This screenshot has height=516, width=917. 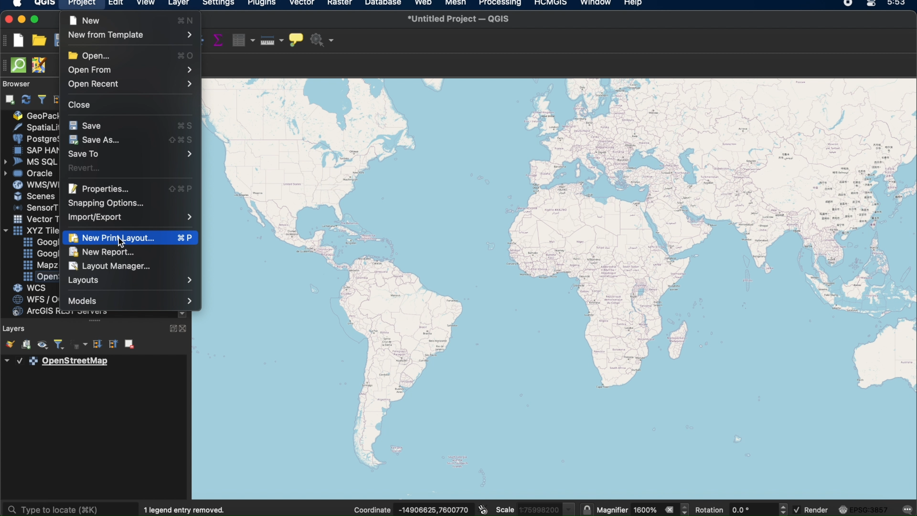 I want to click on Models , so click(x=131, y=301).